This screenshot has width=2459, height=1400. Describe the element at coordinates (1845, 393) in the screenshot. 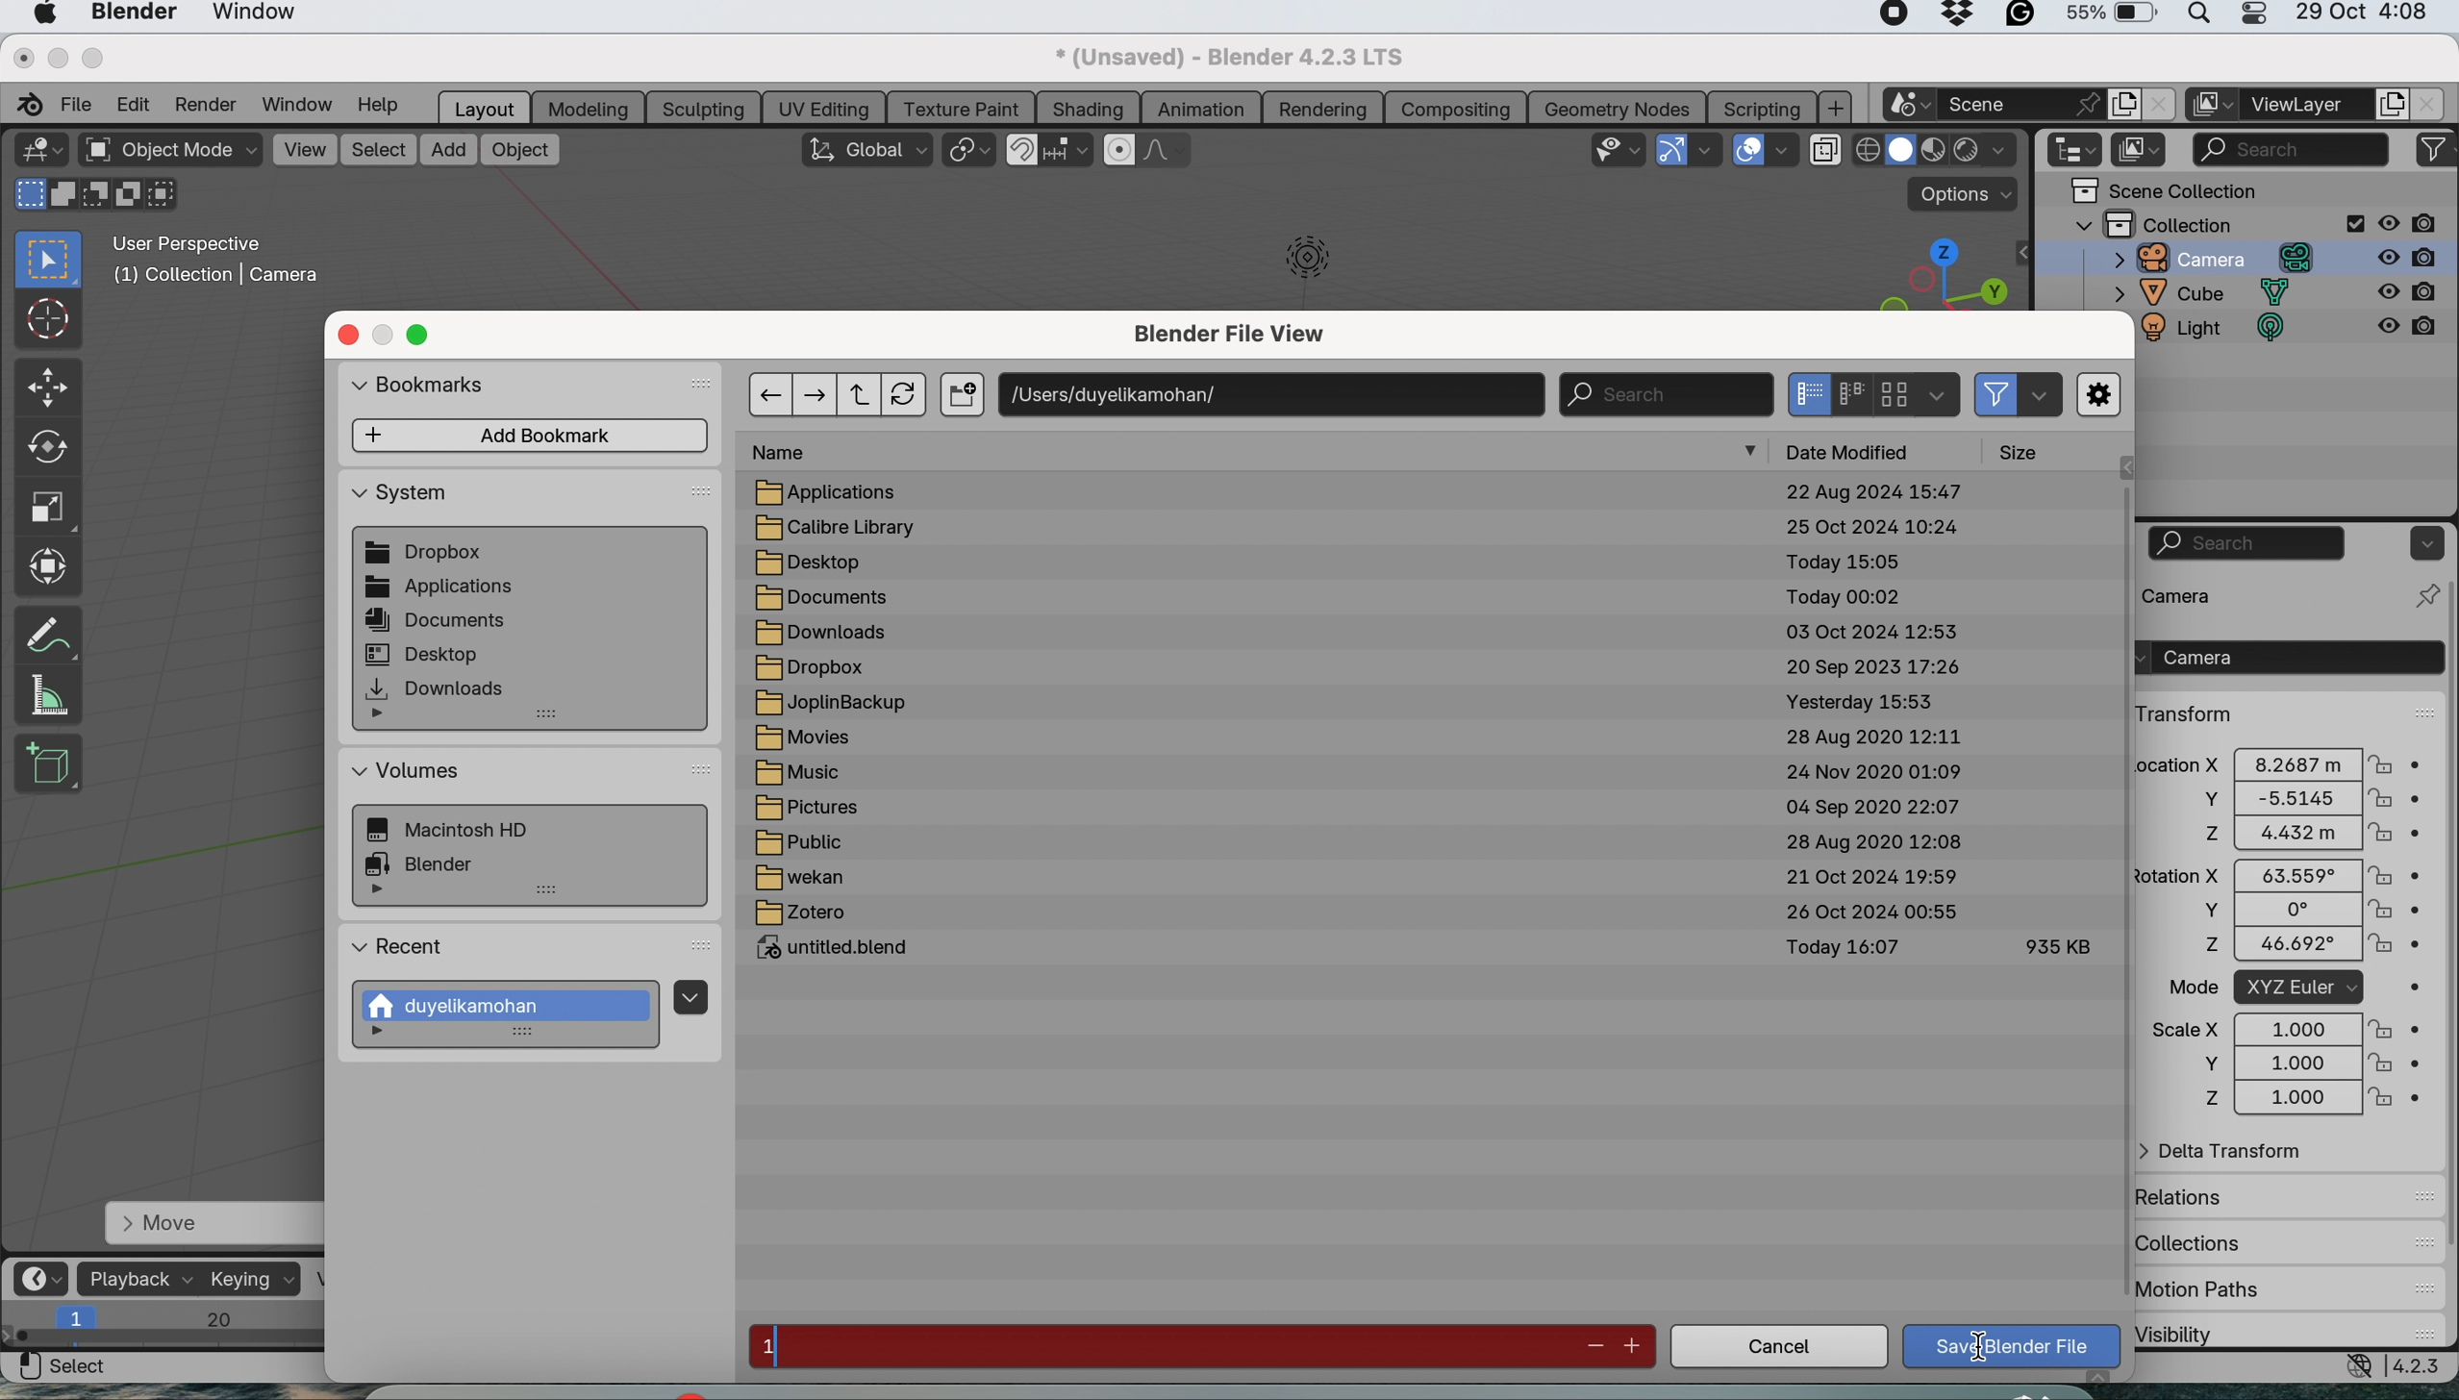

I see `display mode` at that location.